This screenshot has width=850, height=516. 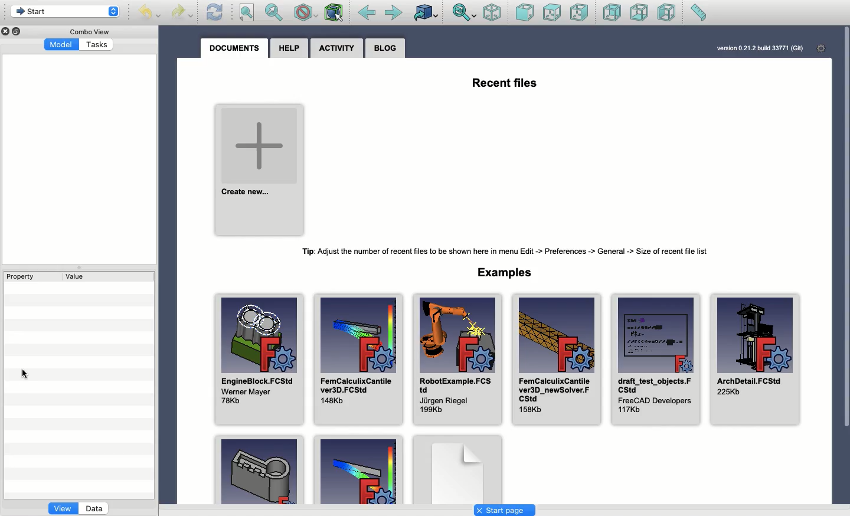 I want to click on FemCalculixCantile ver3D.FCStd, so click(x=361, y=360).